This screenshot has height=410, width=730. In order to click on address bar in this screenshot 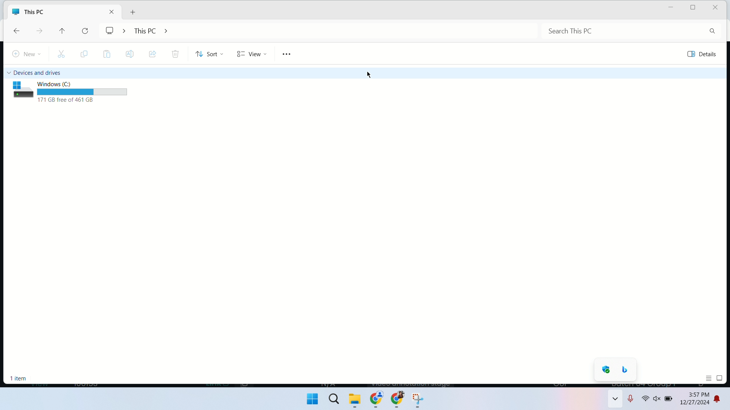, I will do `click(318, 31)`.